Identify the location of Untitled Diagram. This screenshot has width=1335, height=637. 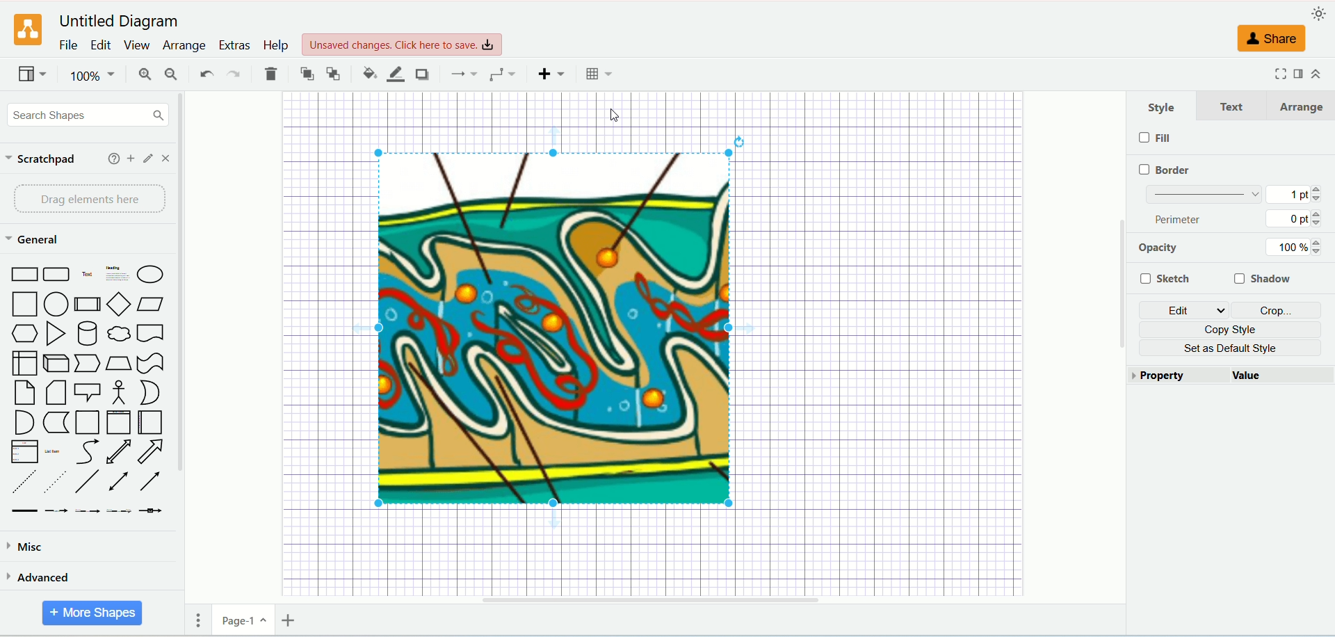
(118, 22).